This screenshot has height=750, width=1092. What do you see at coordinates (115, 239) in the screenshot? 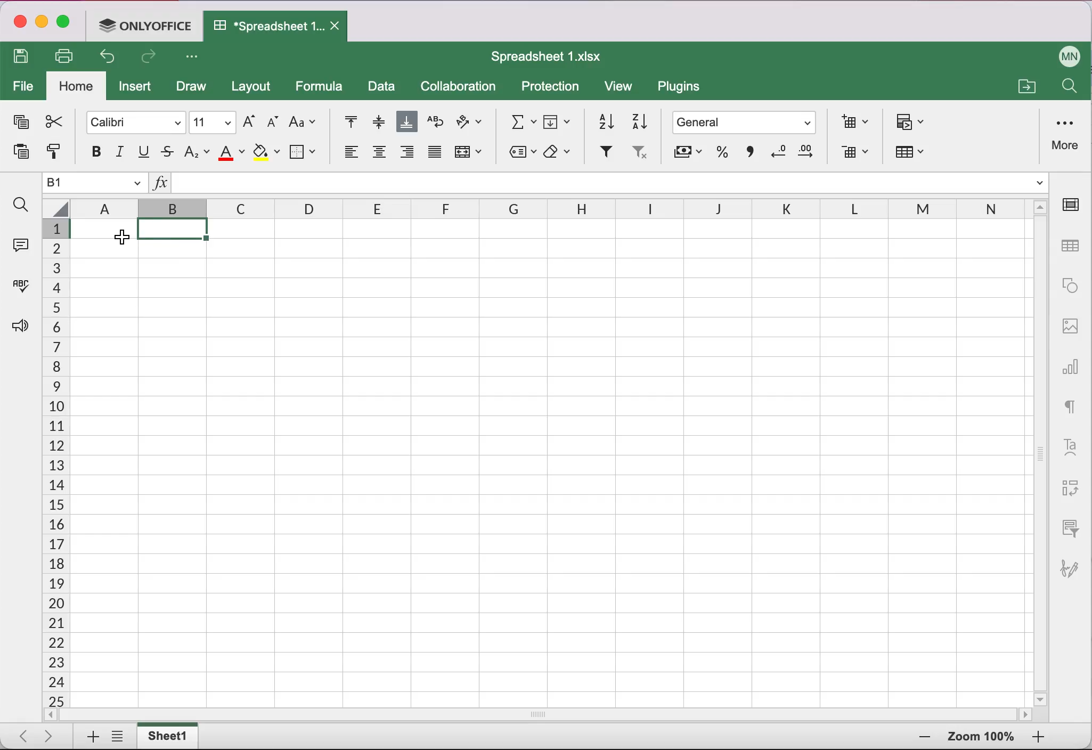
I see `Cursor` at bounding box center [115, 239].